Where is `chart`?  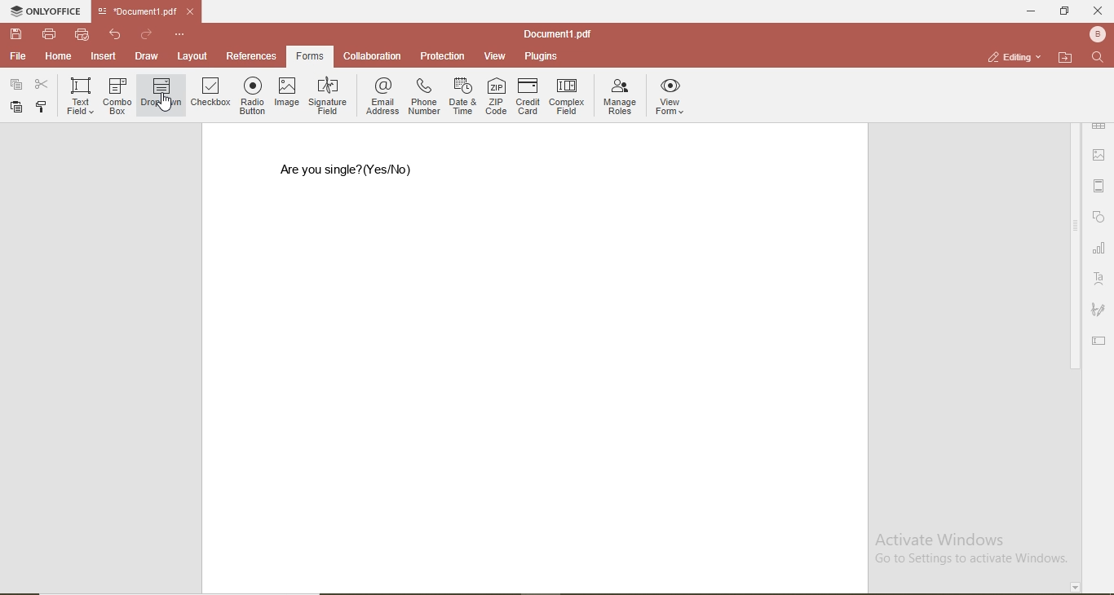
chart is located at coordinates (1099, 248).